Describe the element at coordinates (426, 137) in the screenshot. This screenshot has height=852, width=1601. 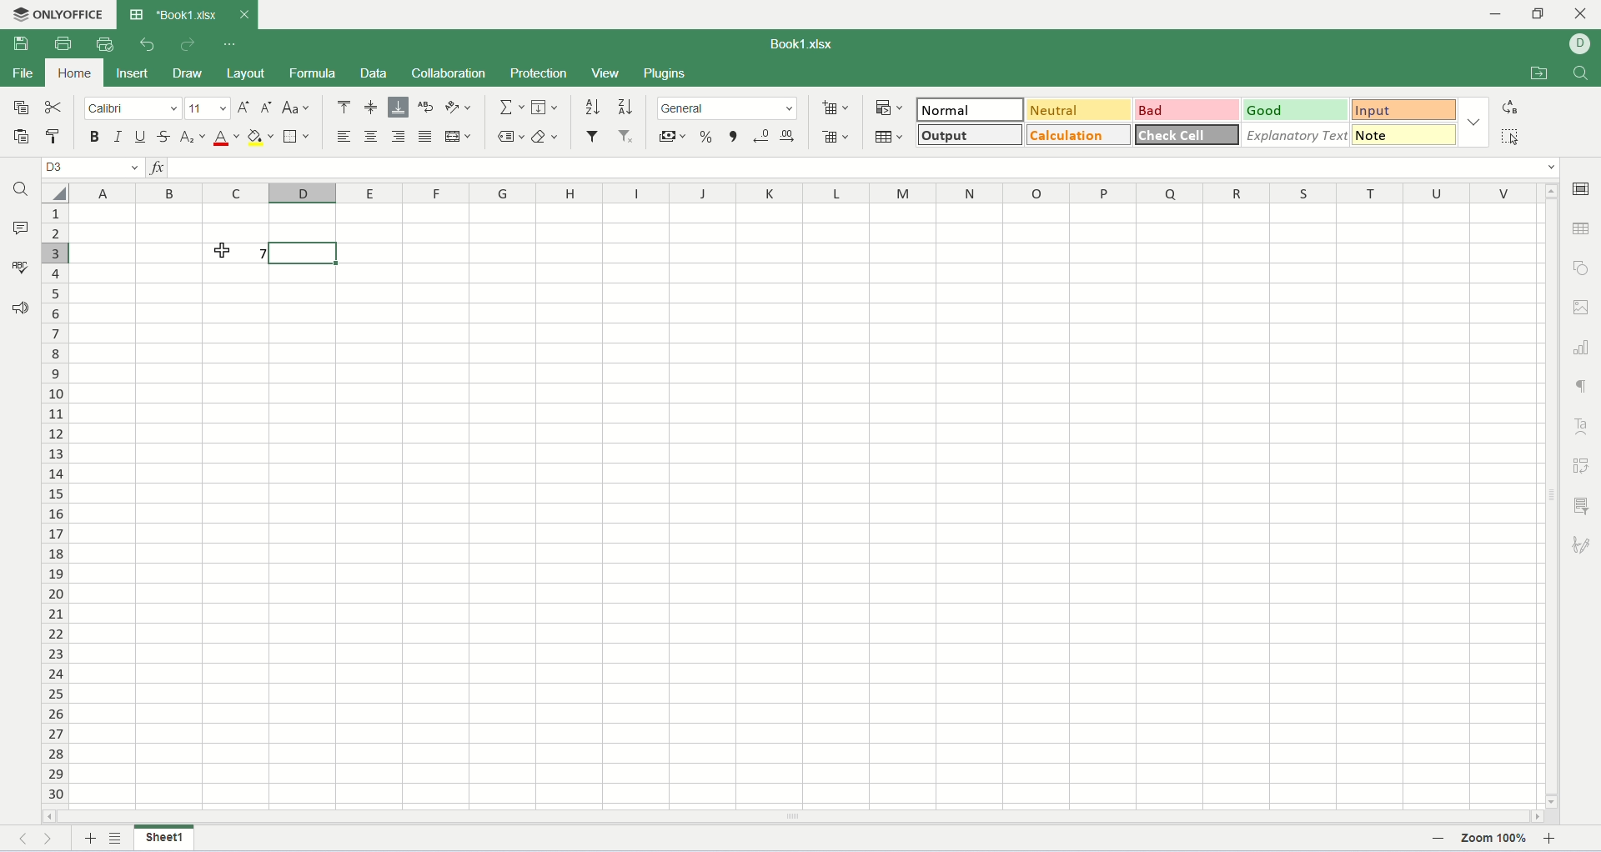
I see `justified` at that location.